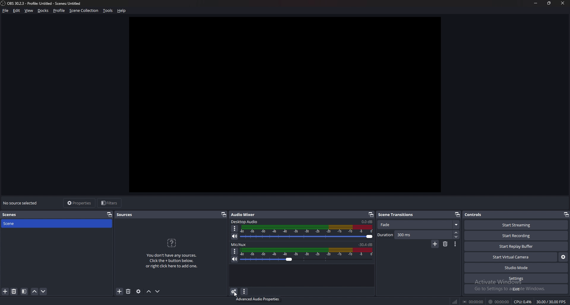  What do you see at coordinates (258, 299) in the screenshot?
I see `advanced audio properties` at bounding box center [258, 299].